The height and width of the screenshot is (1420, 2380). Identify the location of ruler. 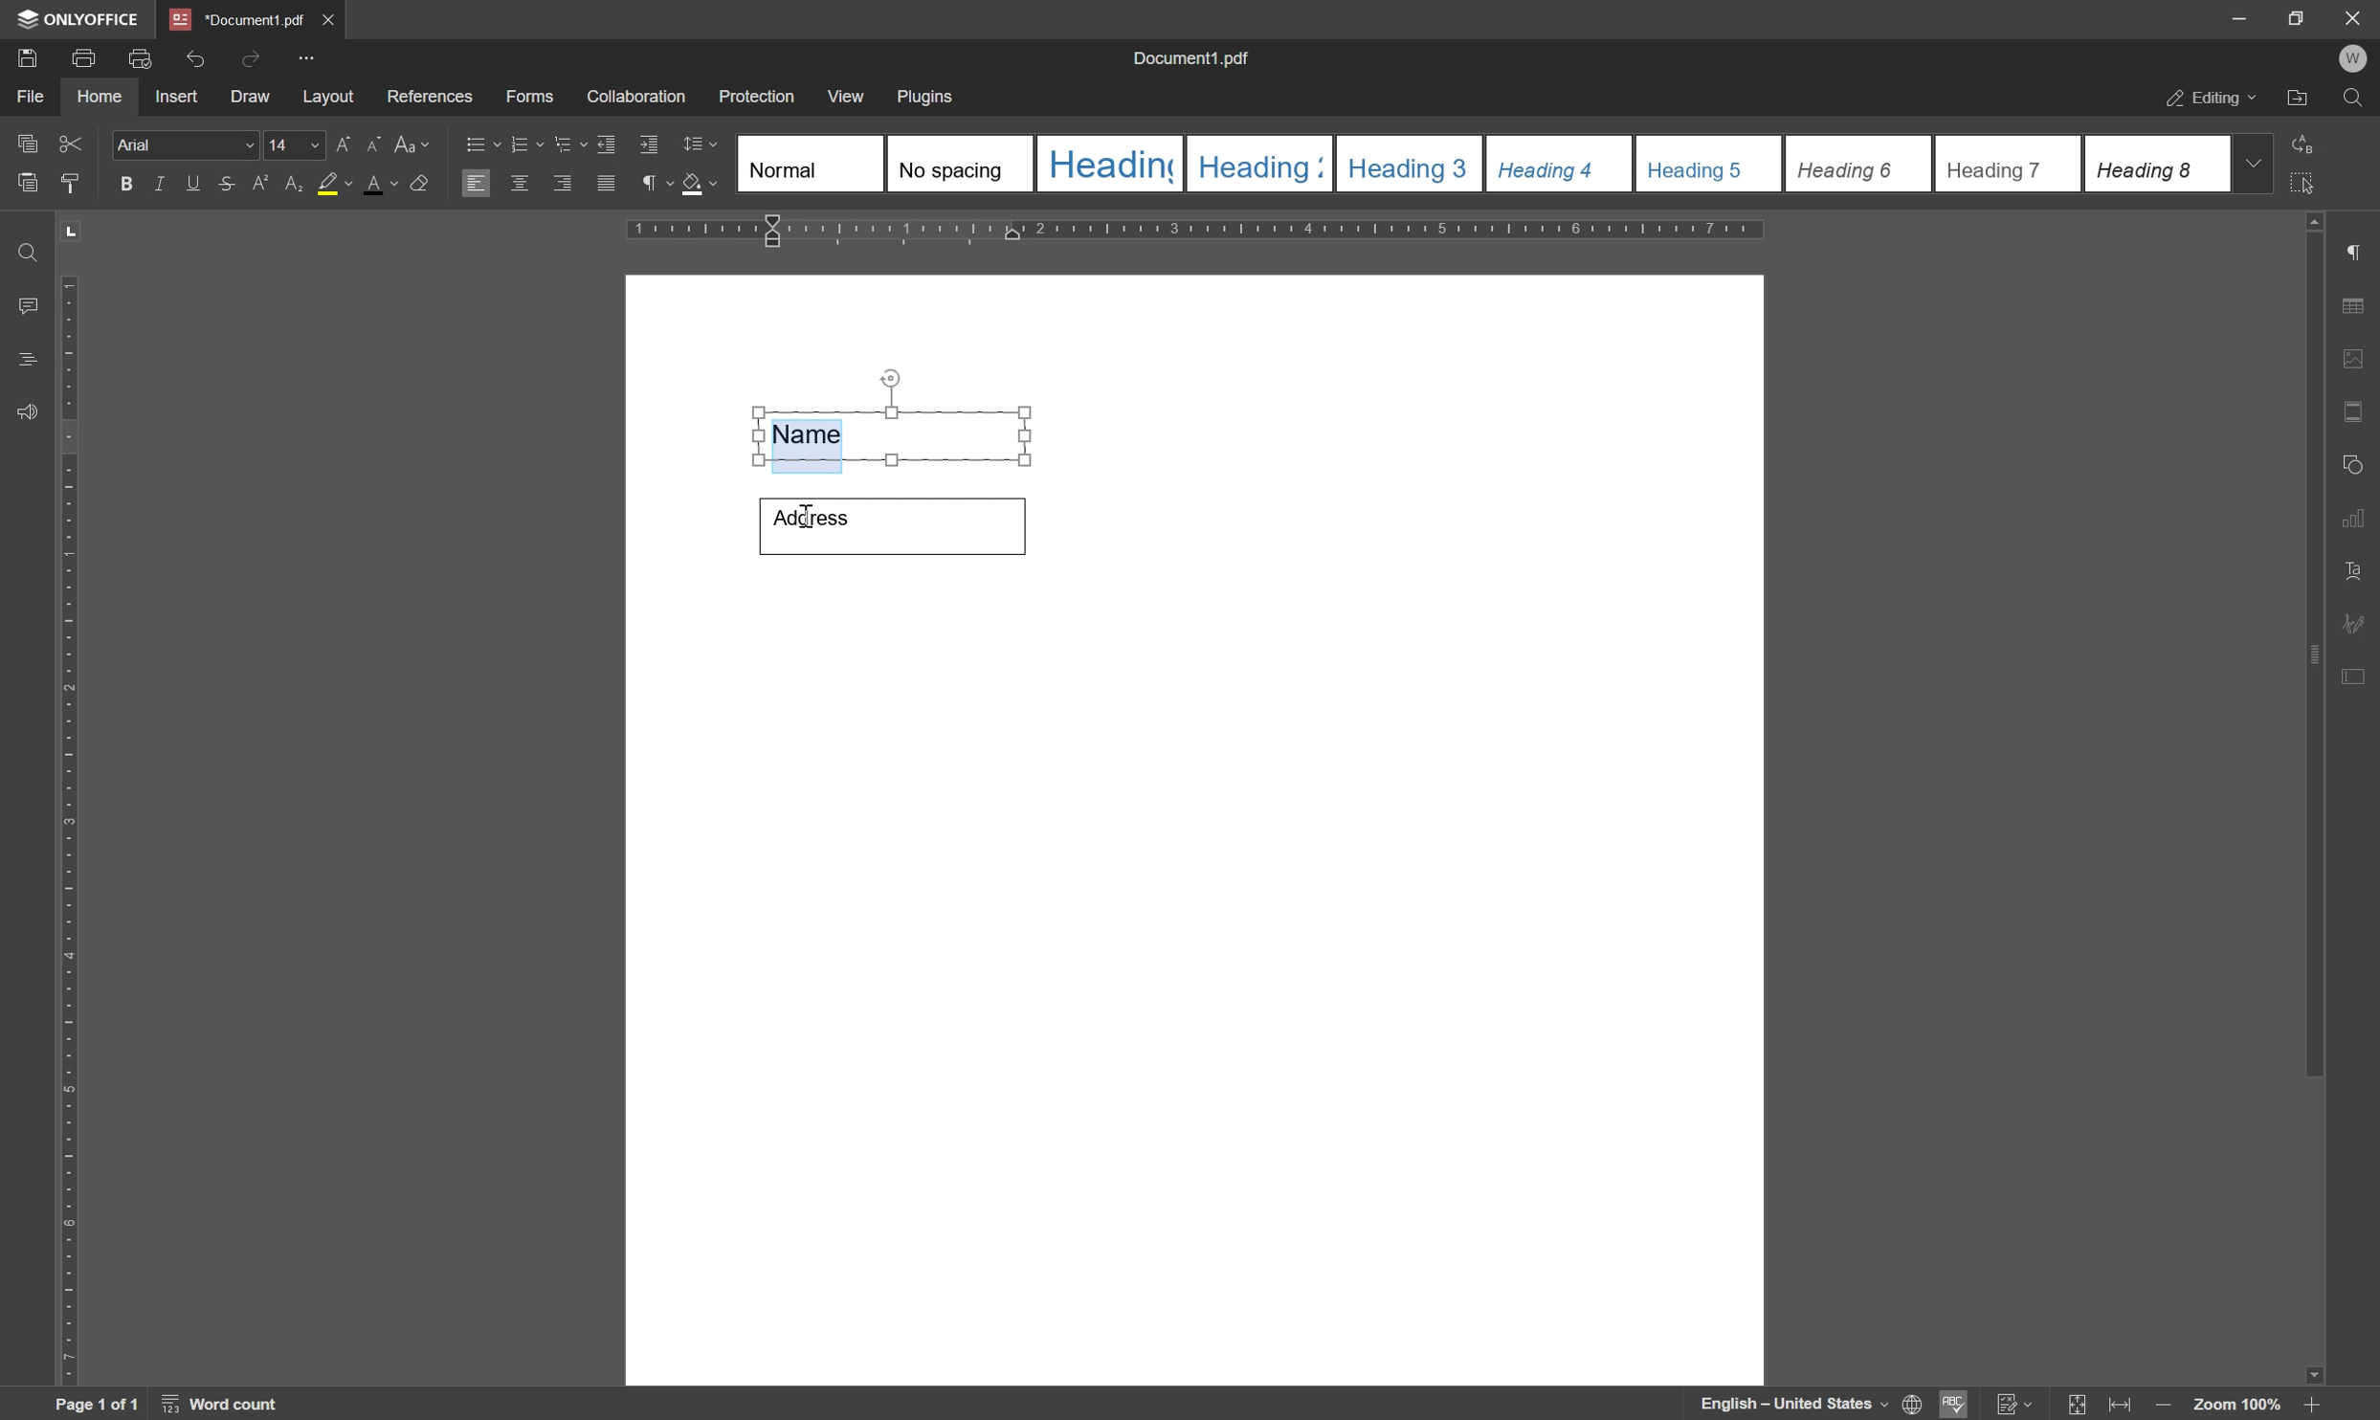
(1204, 232).